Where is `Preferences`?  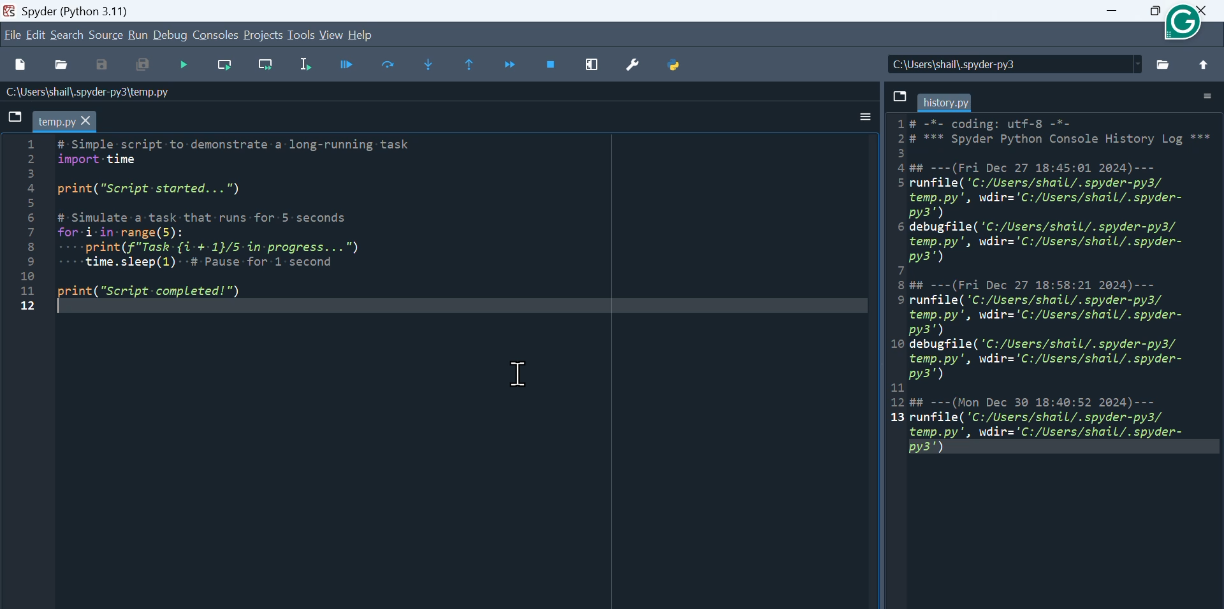 Preferences is located at coordinates (637, 66).